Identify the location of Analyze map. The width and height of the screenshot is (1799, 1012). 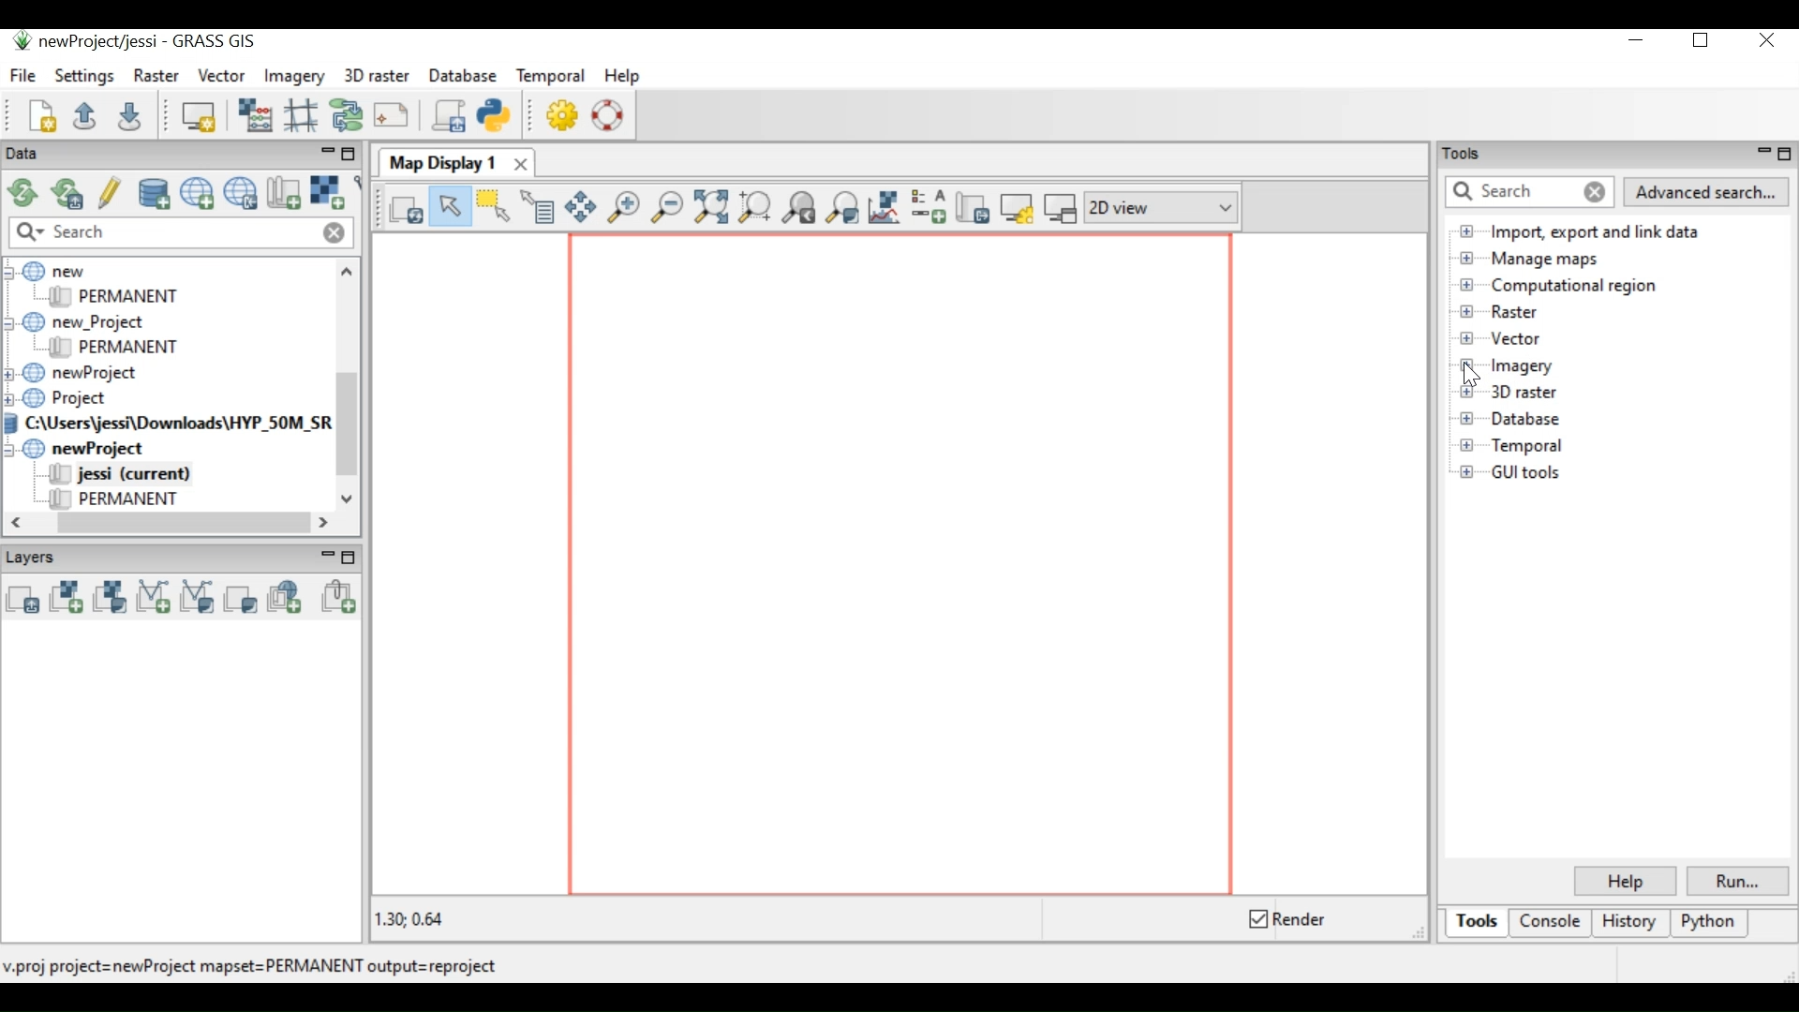
(886, 208).